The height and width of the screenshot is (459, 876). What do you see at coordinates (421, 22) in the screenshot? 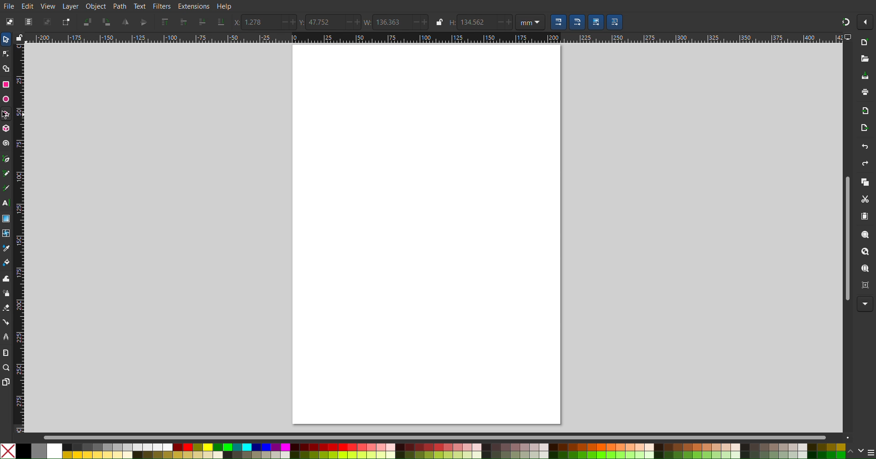
I see `increase/decrease` at bounding box center [421, 22].